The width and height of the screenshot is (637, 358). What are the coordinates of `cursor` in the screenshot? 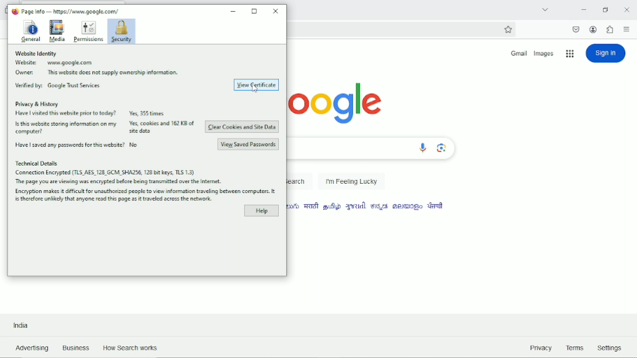 It's located at (254, 90).